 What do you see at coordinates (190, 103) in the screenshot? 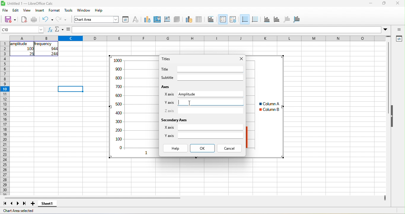
I see `Cursor` at bounding box center [190, 103].